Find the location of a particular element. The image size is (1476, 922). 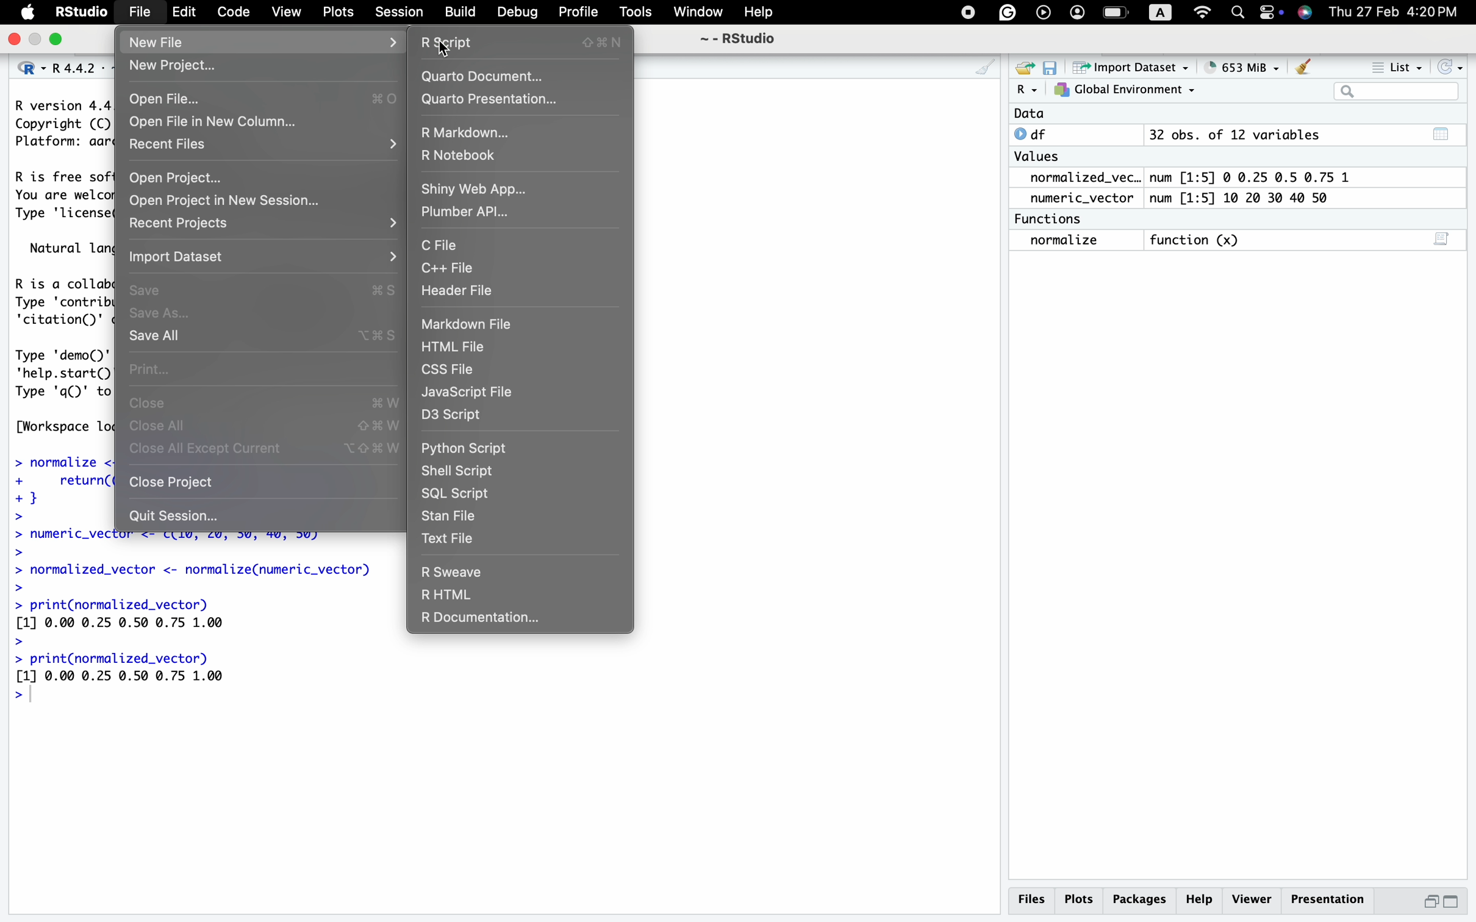

normalized_vec is located at coordinates (1076, 179).